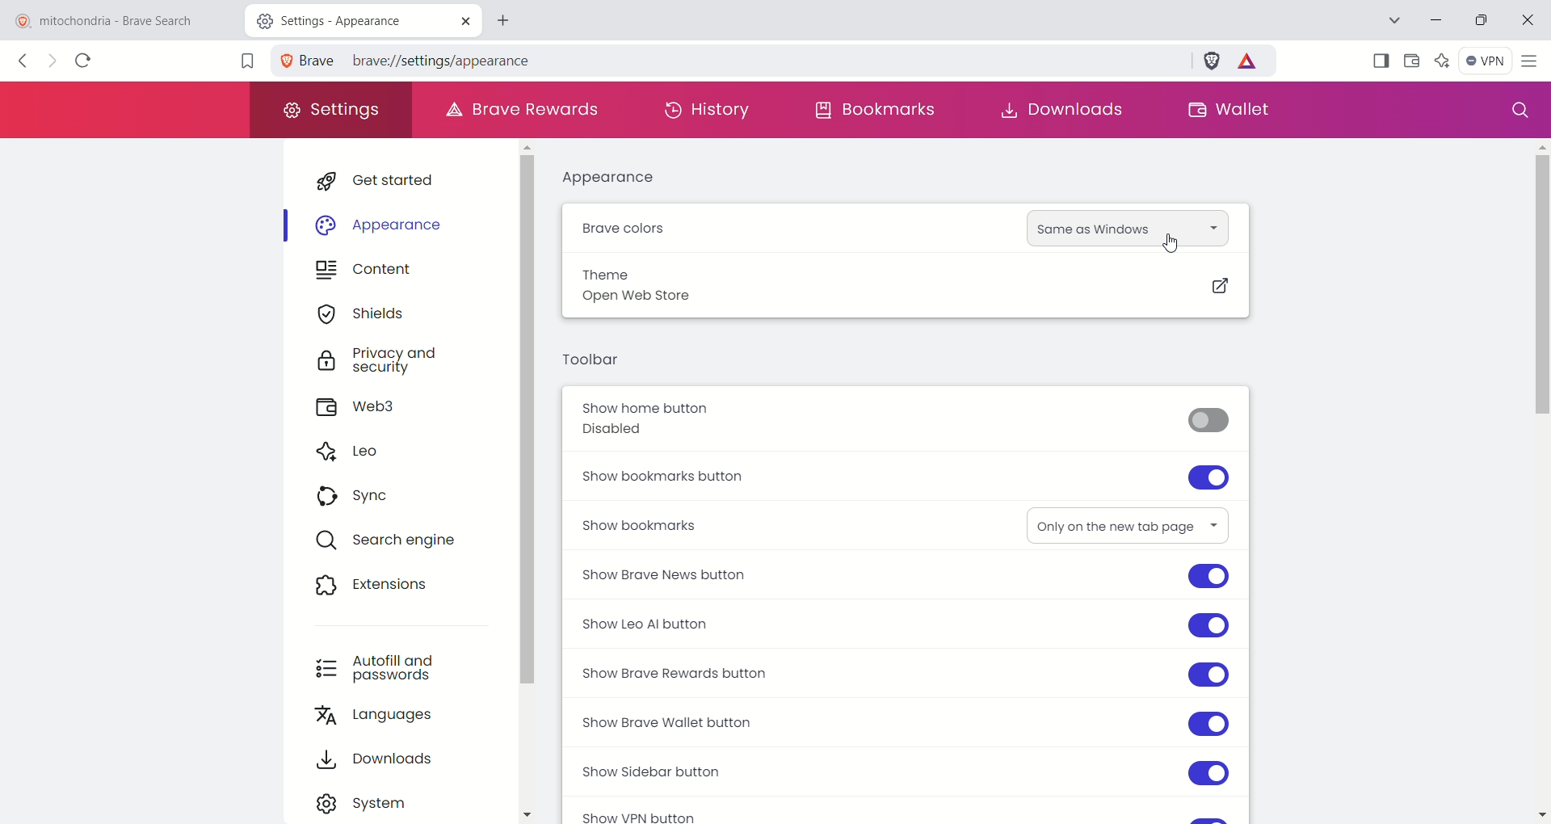 Image resolution: width=1551 pixels, height=824 pixels. I want to click on theme open web store, so click(908, 293).